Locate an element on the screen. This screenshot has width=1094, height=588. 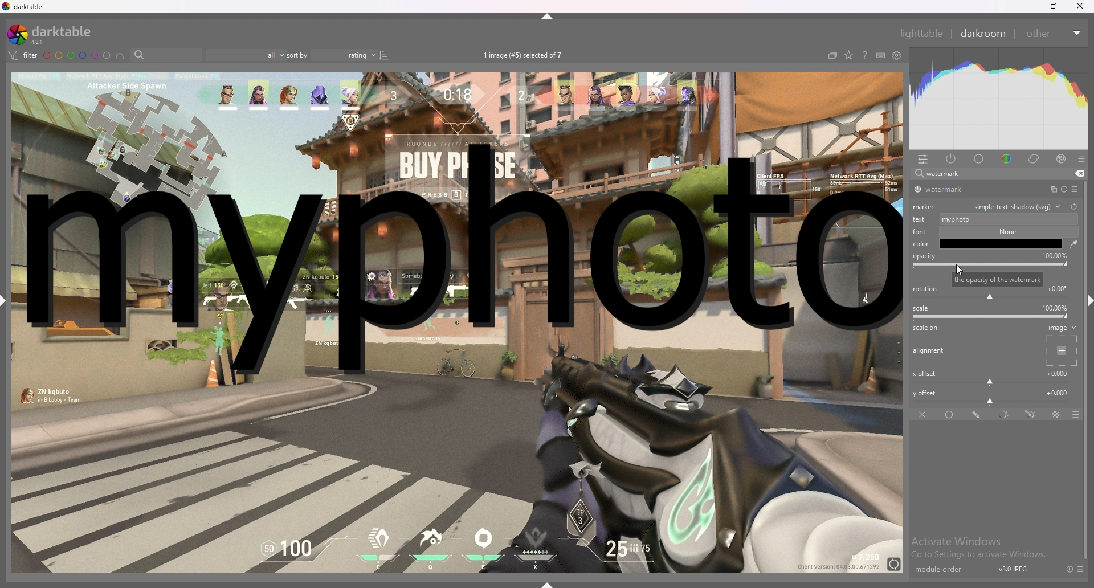
hide is located at coordinates (1085, 299).